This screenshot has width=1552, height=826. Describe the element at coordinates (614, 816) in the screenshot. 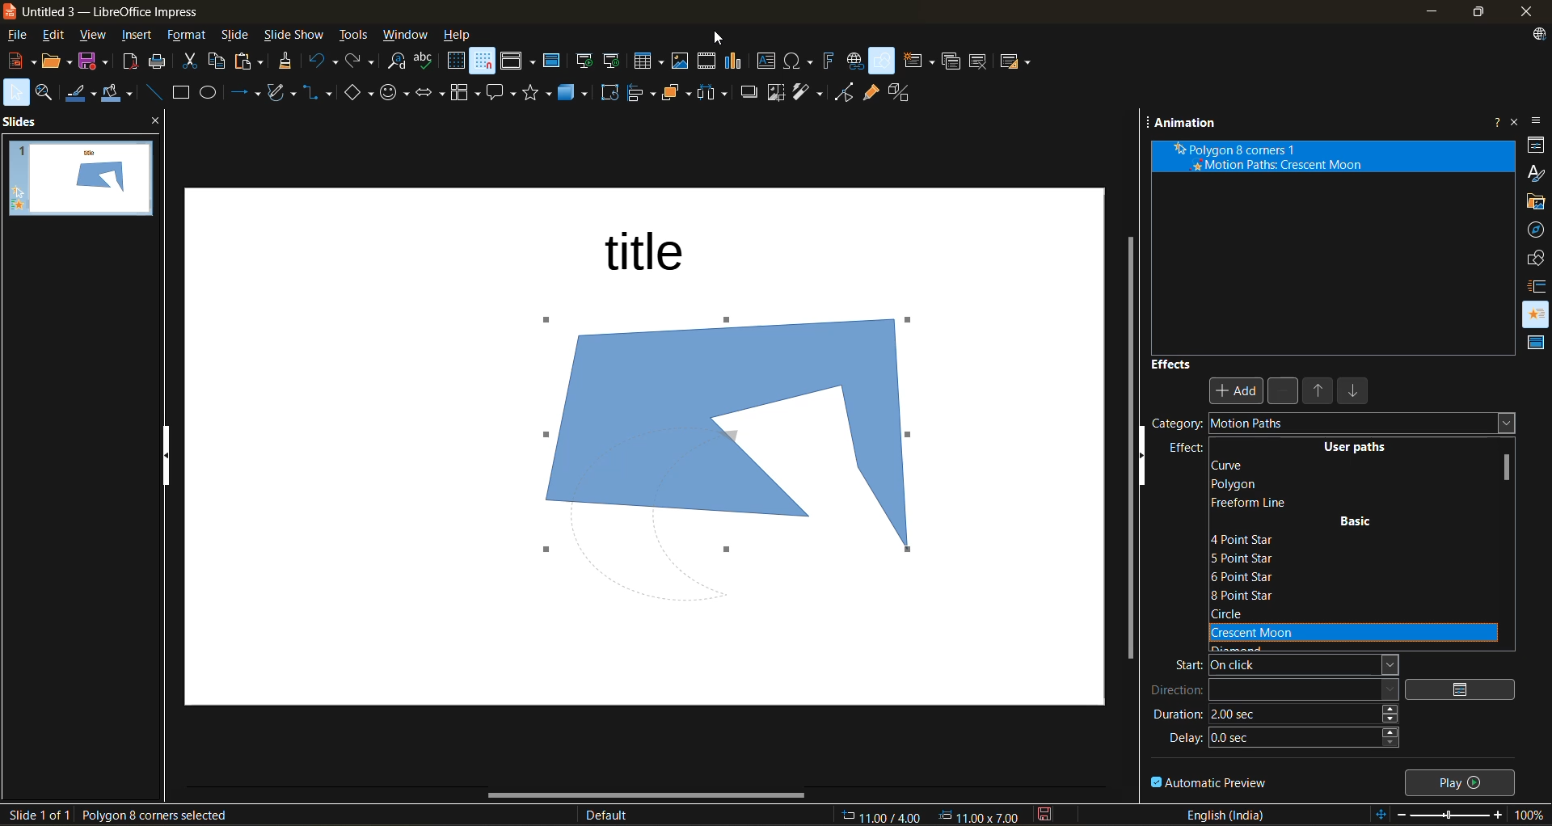

I see `slide master name` at that location.